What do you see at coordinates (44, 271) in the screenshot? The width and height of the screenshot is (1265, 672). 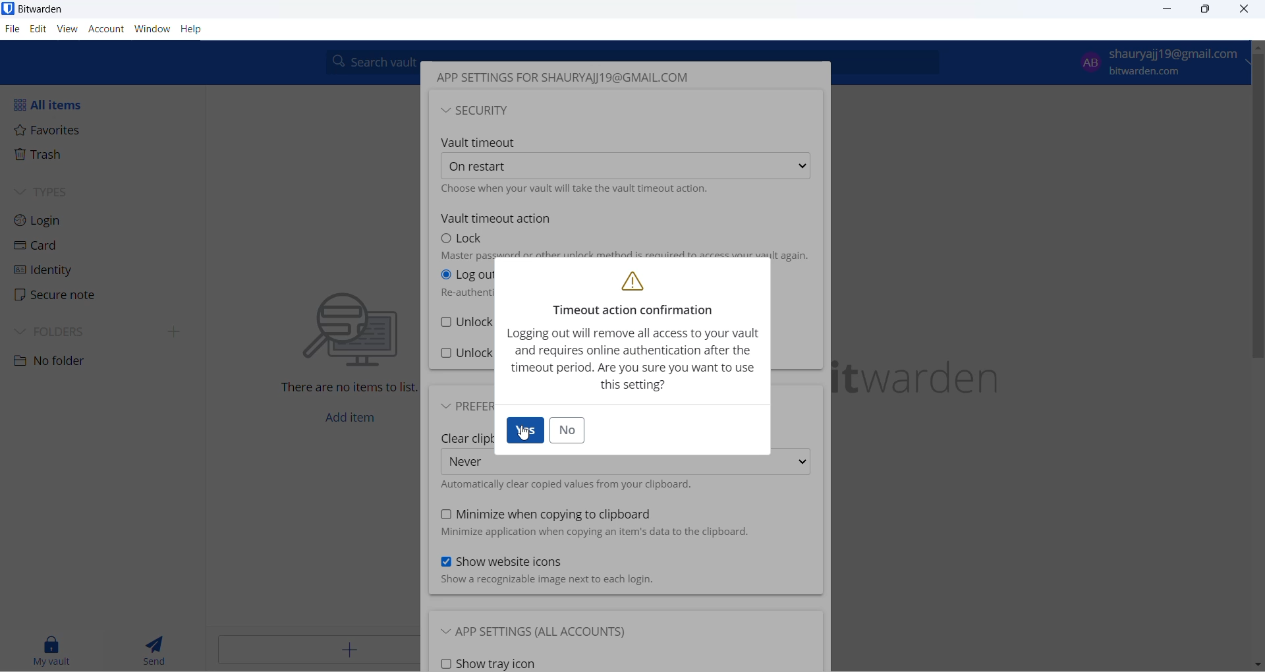 I see `identity` at bounding box center [44, 271].